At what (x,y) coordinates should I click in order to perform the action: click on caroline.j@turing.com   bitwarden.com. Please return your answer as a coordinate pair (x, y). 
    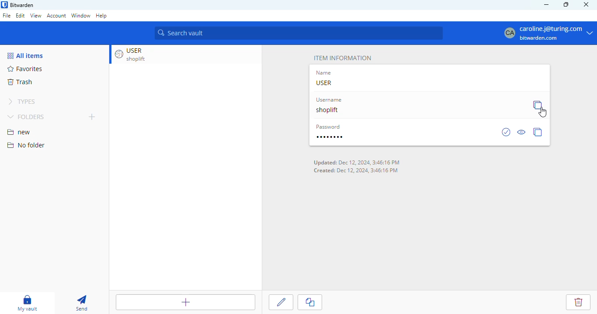
    Looking at the image, I should click on (548, 33).